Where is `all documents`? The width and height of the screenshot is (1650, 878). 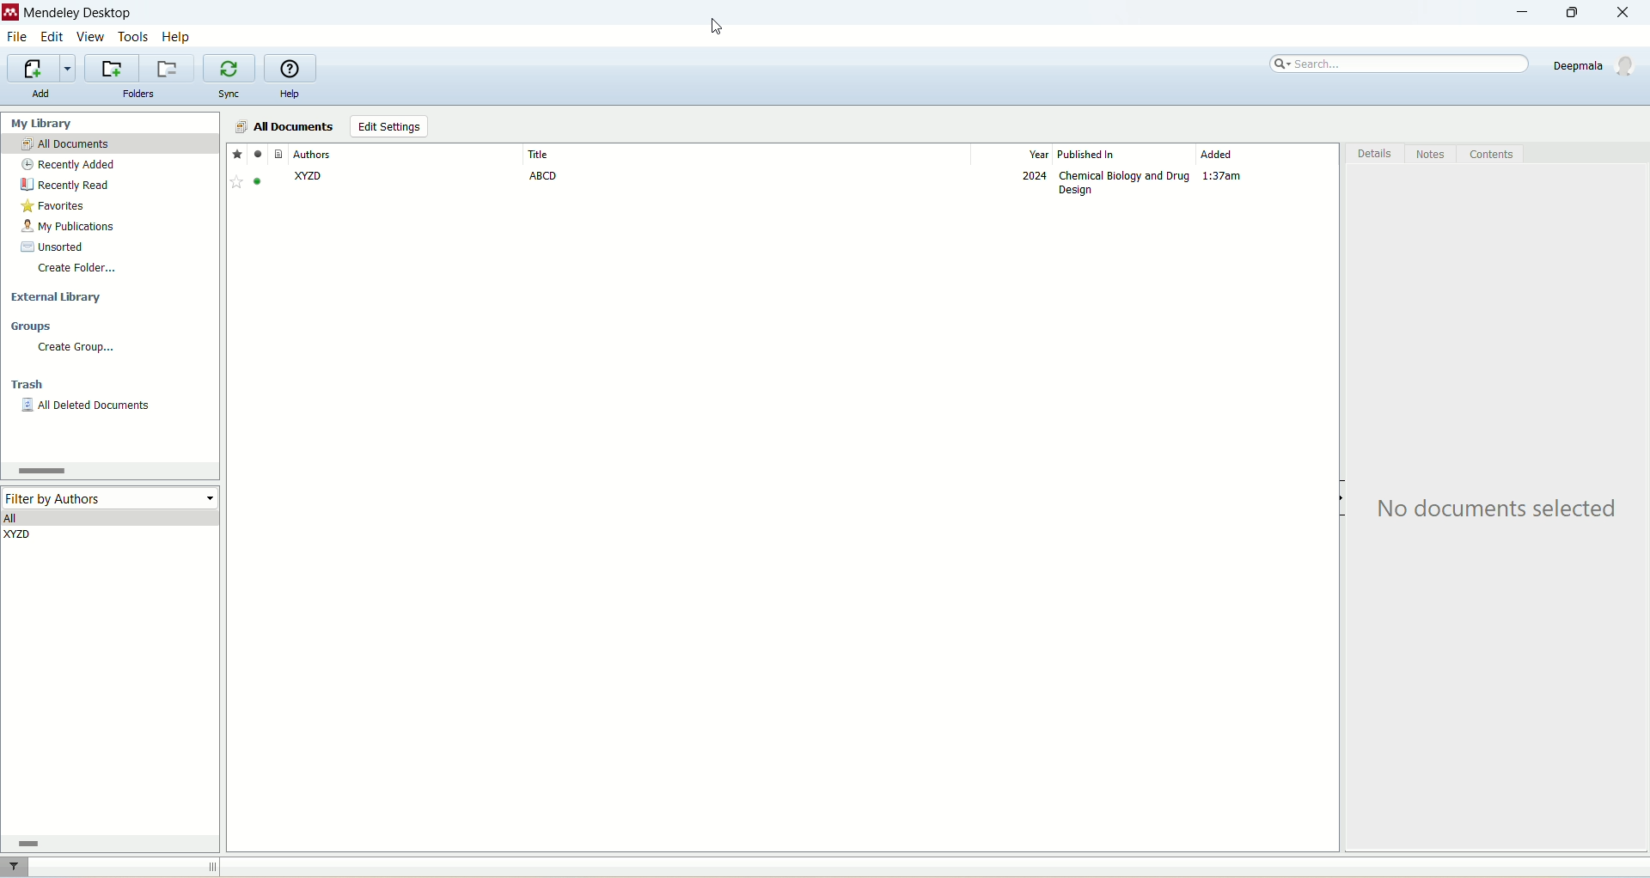
all documents is located at coordinates (284, 127).